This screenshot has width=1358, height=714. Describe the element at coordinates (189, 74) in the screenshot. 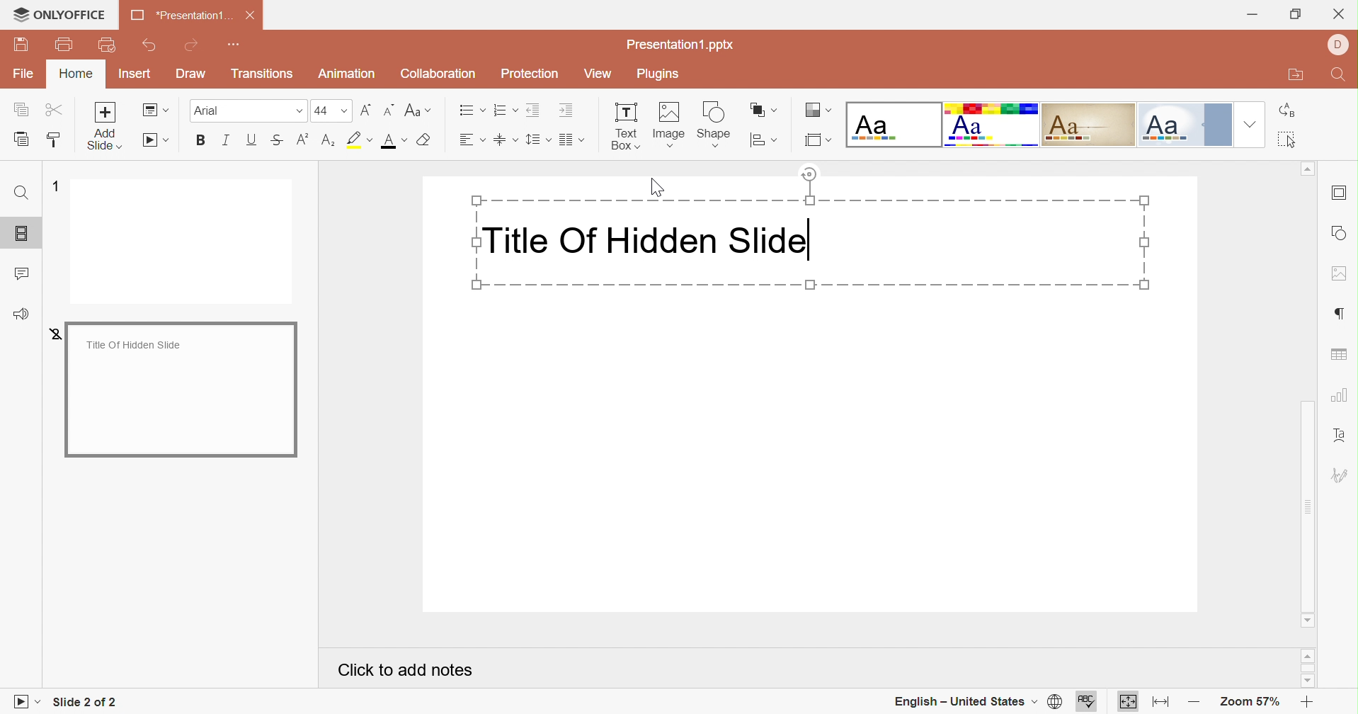

I see `Draw` at that location.